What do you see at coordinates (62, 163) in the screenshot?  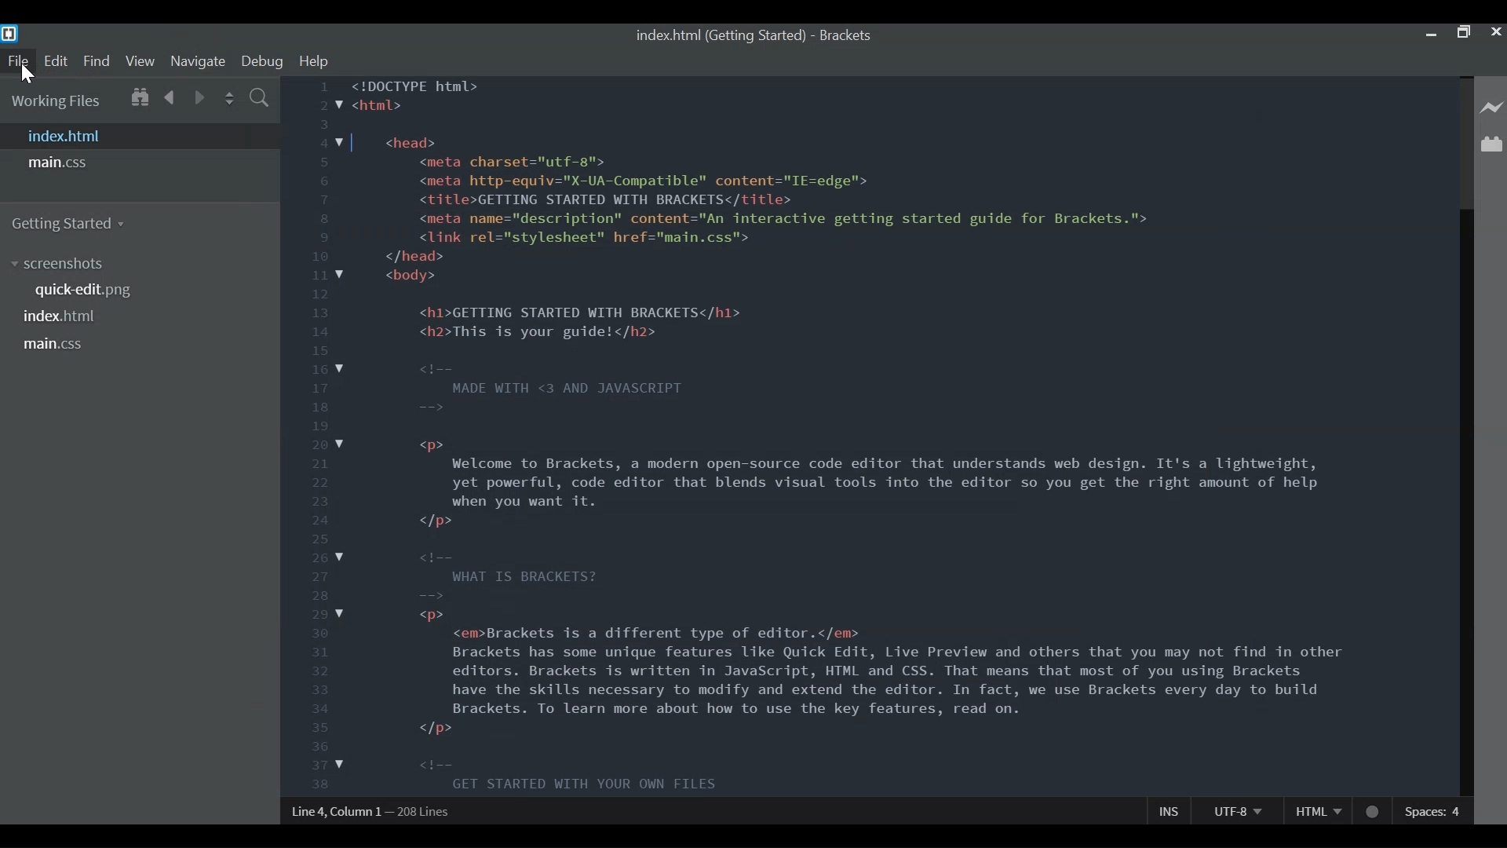 I see `main.css` at bounding box center [62, 163].